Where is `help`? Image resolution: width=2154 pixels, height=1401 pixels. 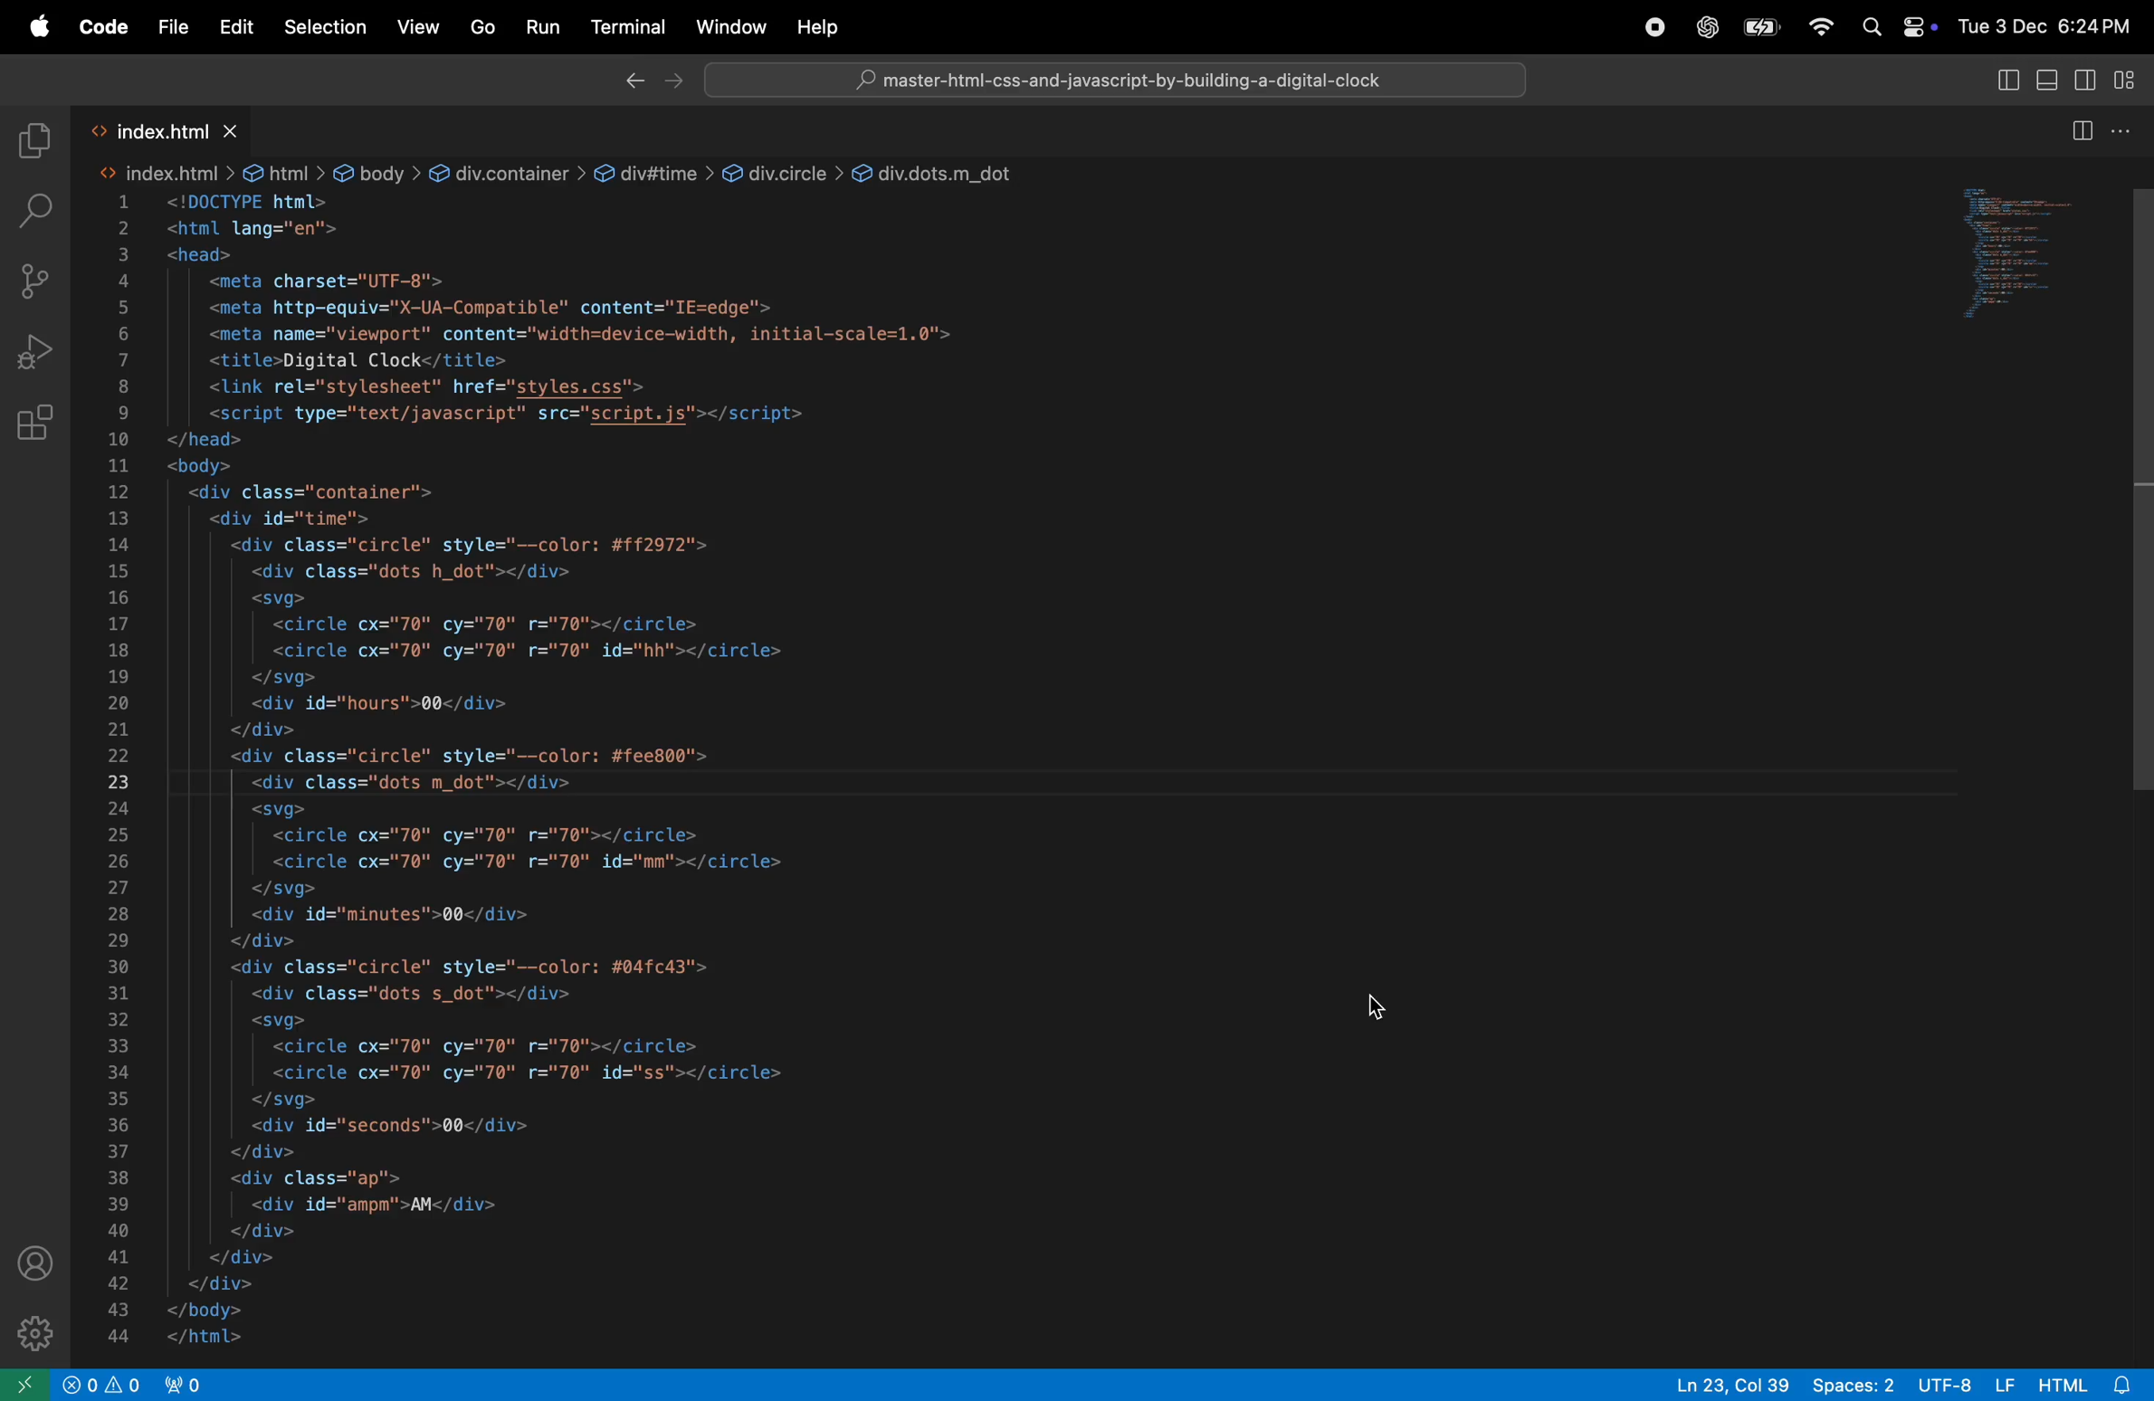
help is located at coordinates (825, 27).